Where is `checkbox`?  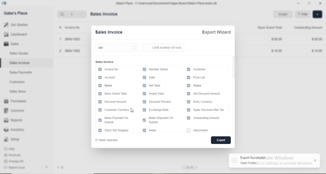
checkbox is located at coordinates (144, 102).